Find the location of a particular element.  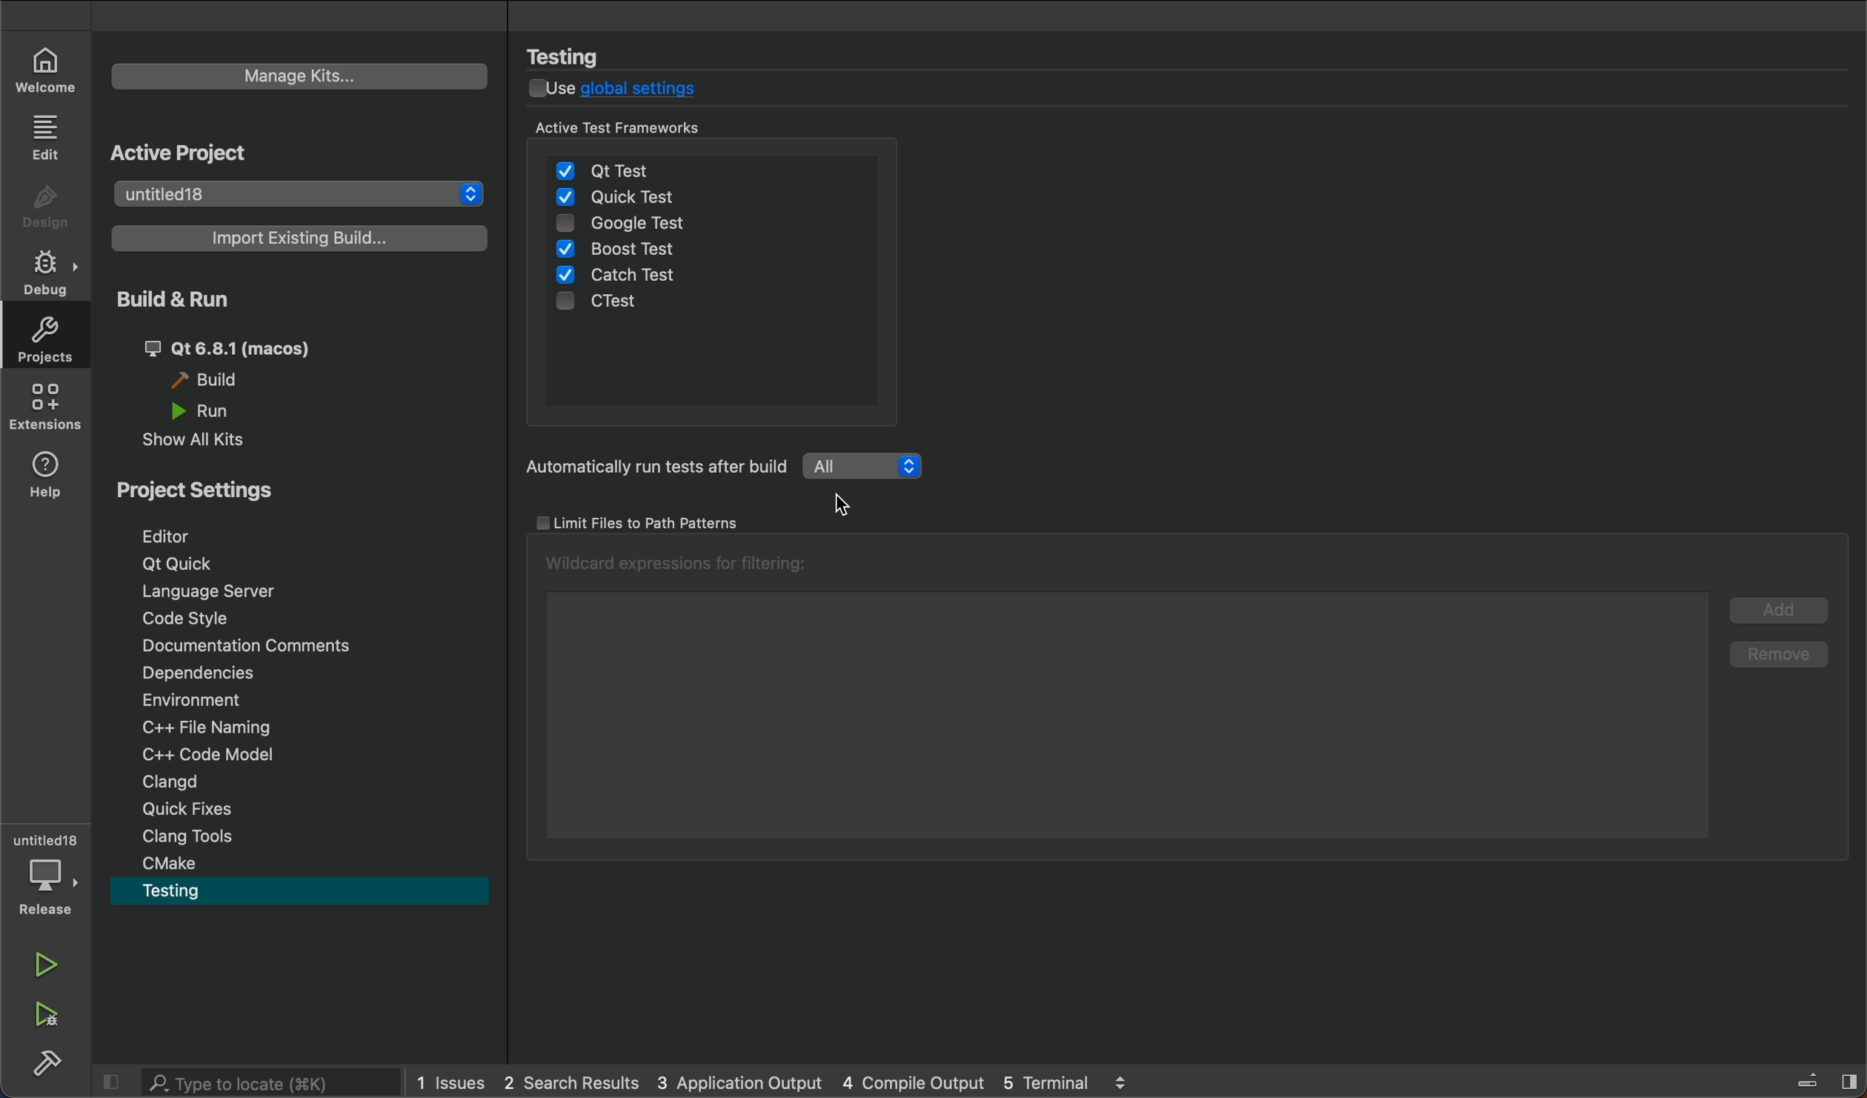

debug is located at coordinates (46, 872).